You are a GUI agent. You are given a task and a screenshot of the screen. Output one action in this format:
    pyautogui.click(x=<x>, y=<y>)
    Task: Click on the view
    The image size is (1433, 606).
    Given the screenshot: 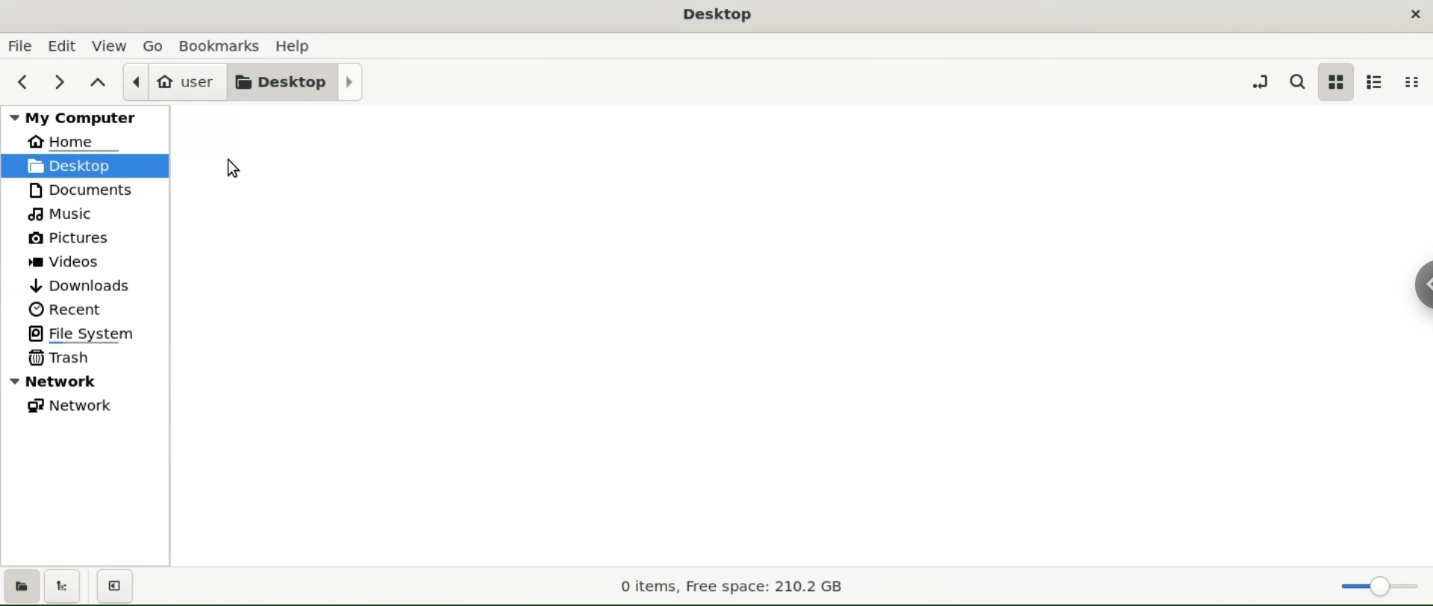 What is the action you would take?
    pyautogui.click(x=110, y=45)
    